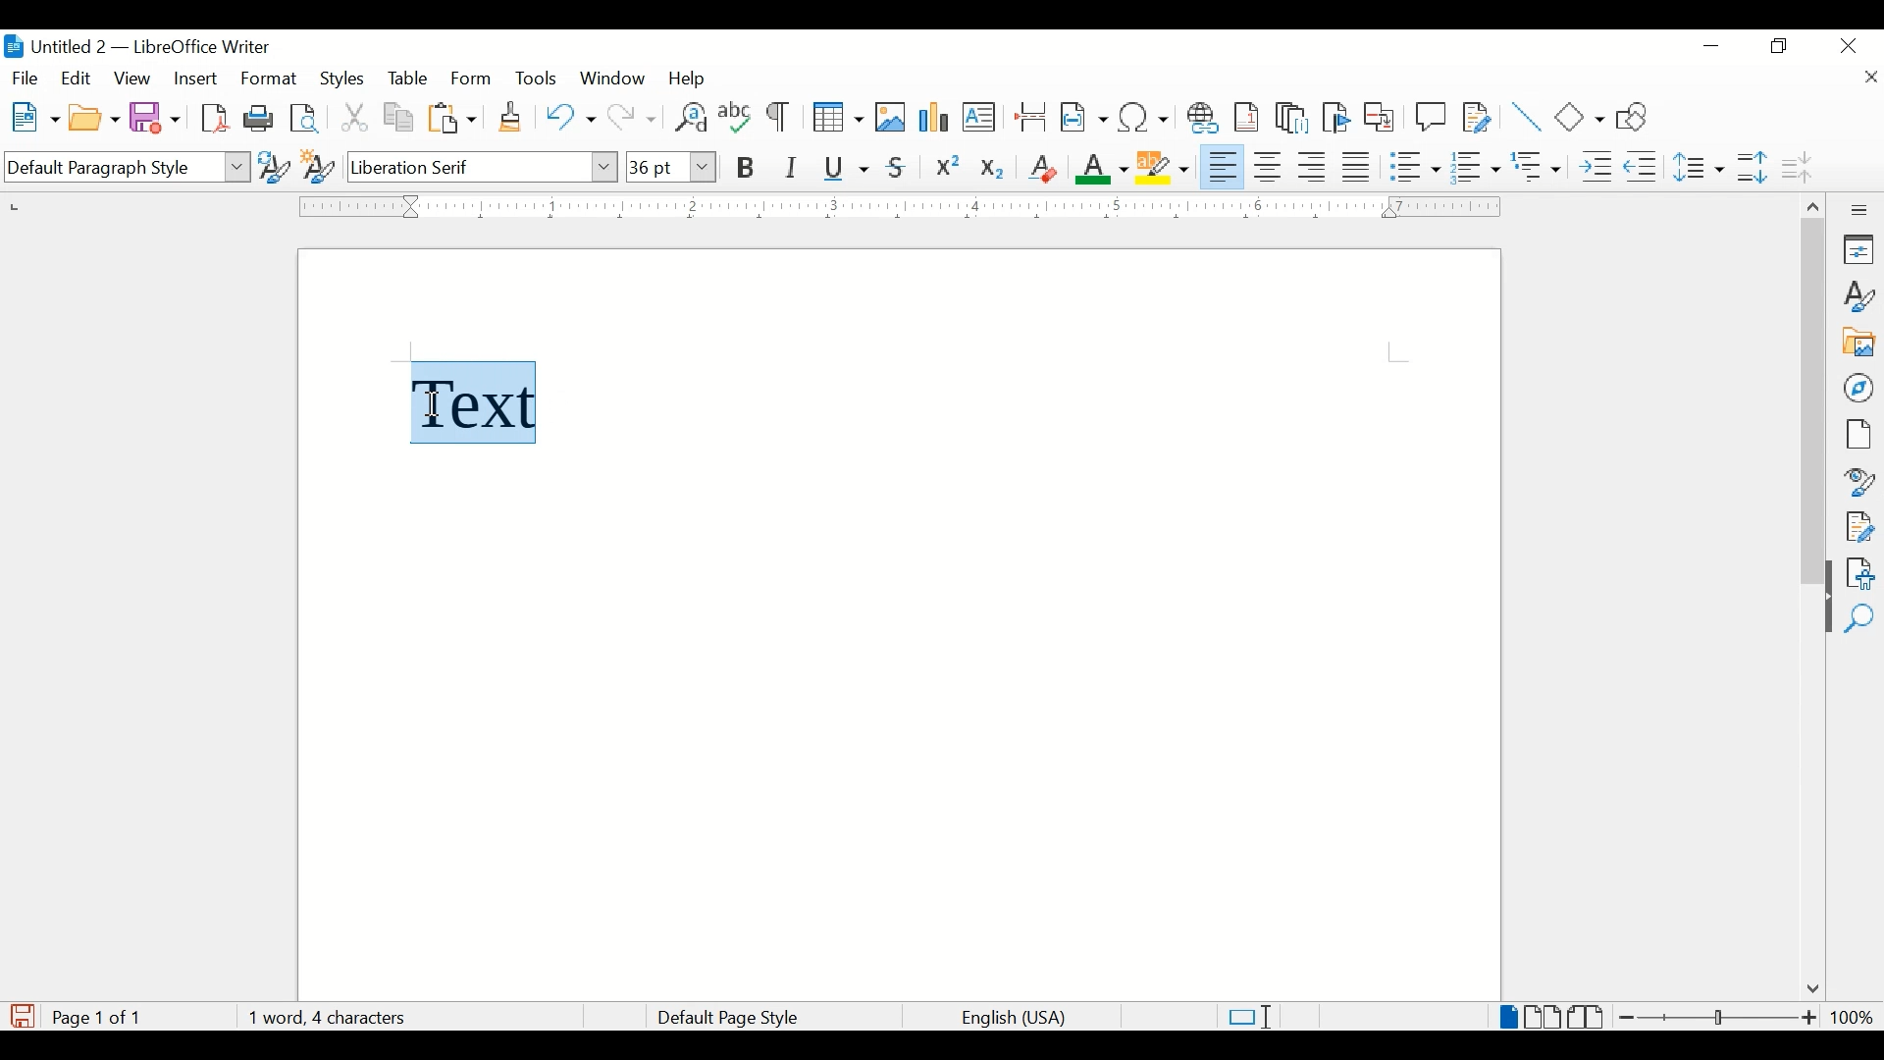  What do you see at coordinates (134, 79) in the screenshot?
I see `view` at bounding box center [134, 79].